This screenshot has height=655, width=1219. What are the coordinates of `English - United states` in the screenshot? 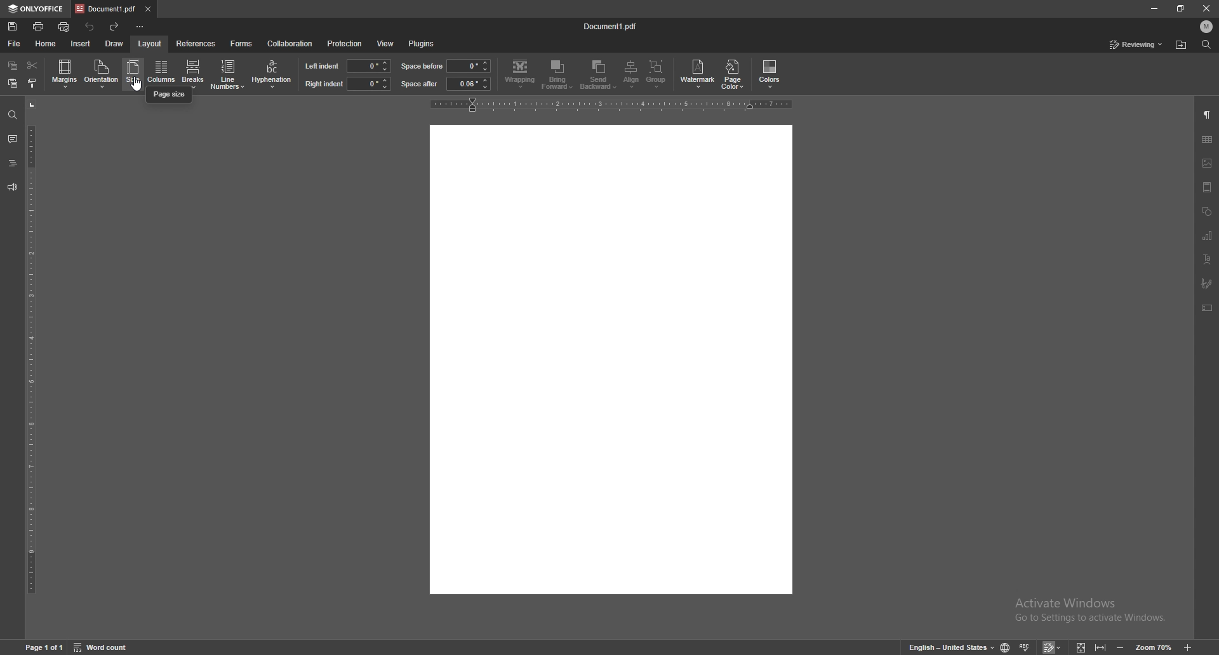 It's located at (947, 647).